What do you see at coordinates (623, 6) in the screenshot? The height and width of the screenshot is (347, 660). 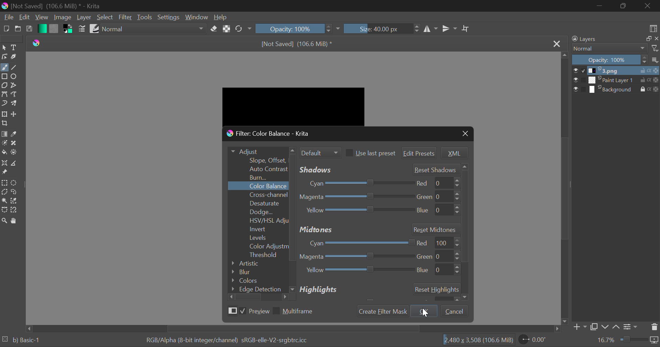 I see `Minimize` at bounding box center [623, 6].